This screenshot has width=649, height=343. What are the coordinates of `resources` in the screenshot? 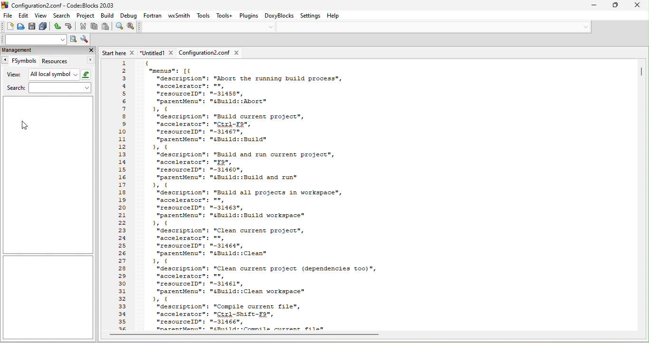 It's located at (68, 61).